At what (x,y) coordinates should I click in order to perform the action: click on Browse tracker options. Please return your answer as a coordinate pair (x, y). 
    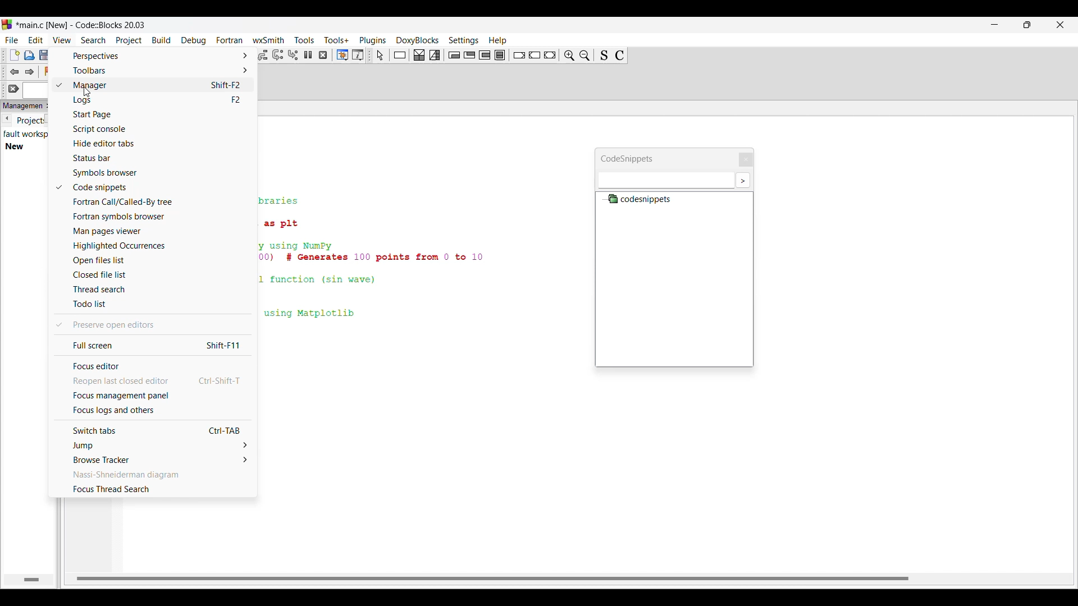
    Looking at the image, I should click on (154, 460).